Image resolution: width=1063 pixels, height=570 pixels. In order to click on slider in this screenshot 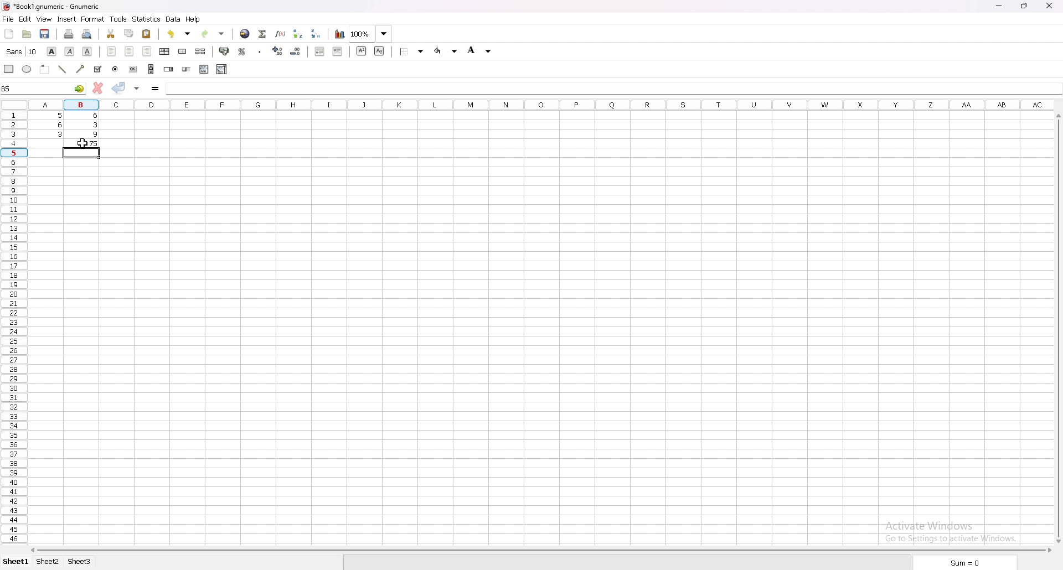, I will do `click(187, 69)`.